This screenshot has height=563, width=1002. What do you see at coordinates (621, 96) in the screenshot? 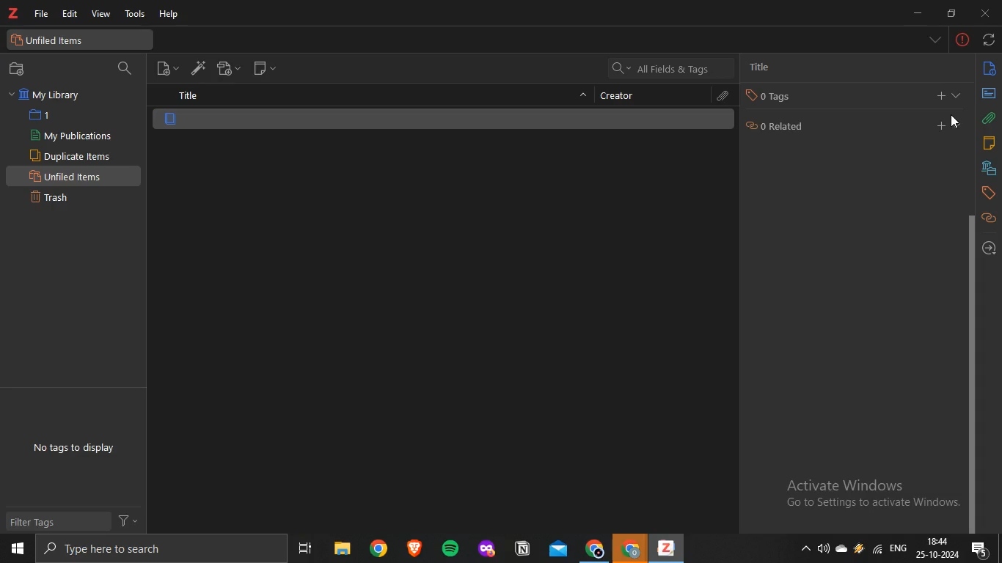
I see `creator` at bounding box center [621, 96].